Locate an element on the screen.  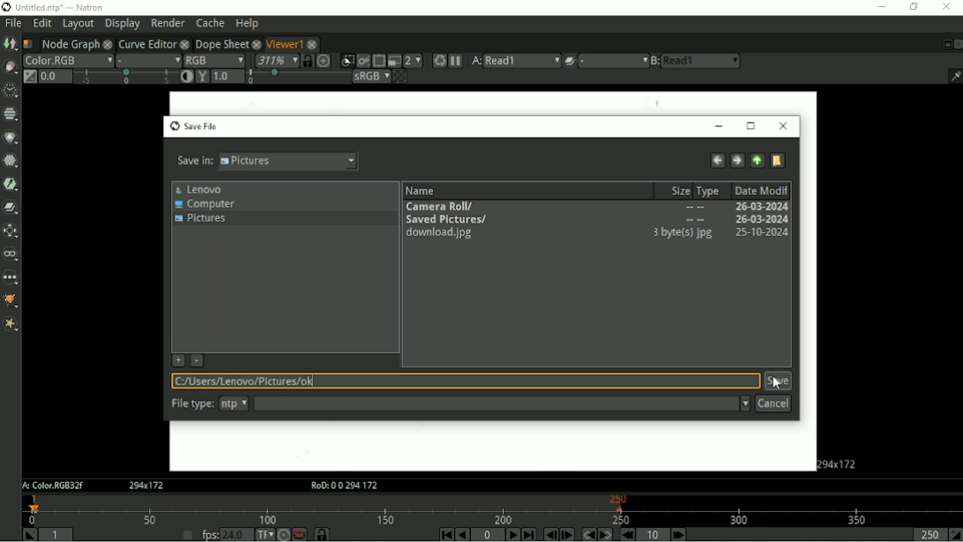
fps is located at coordinates (210, 535).